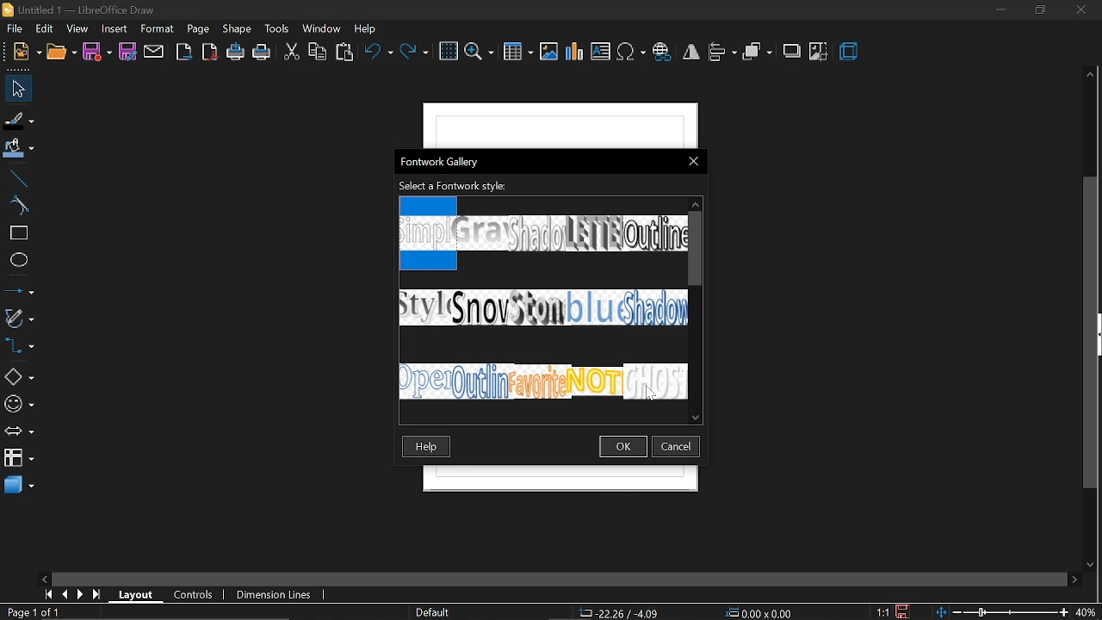  What do you see at coordinates (61, 595) in the screenshot?
I see `previous page` at bounding box center [61, 595].